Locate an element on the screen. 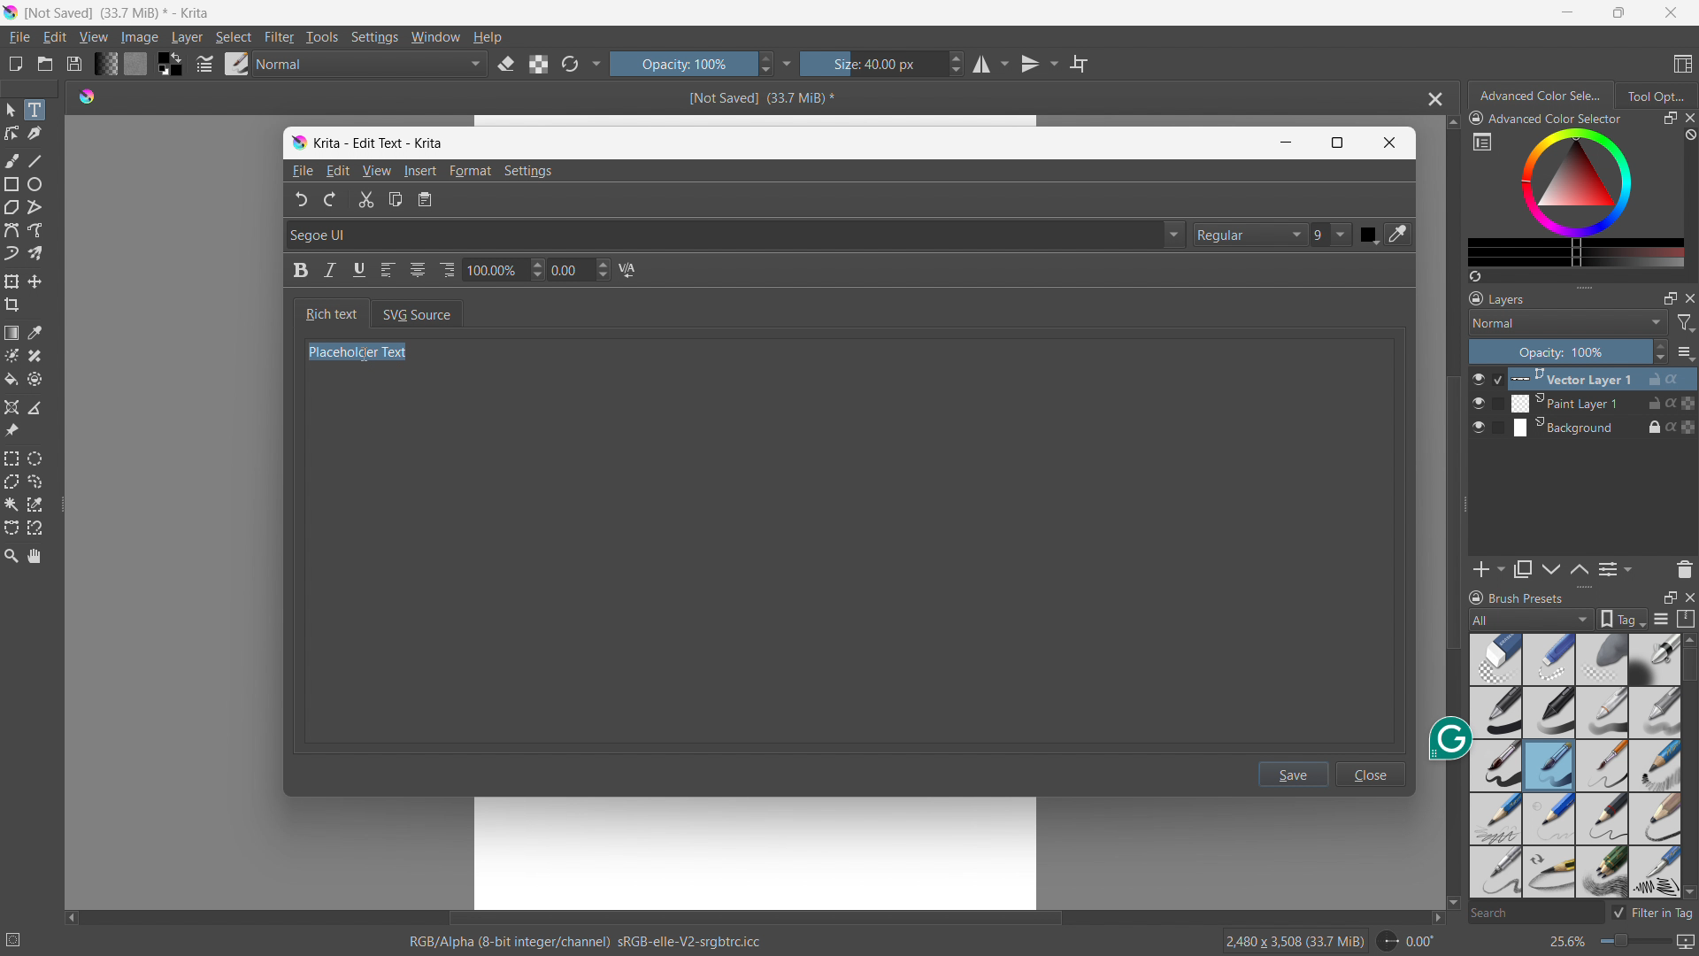  add layer is located at coordinates (1488, 569).